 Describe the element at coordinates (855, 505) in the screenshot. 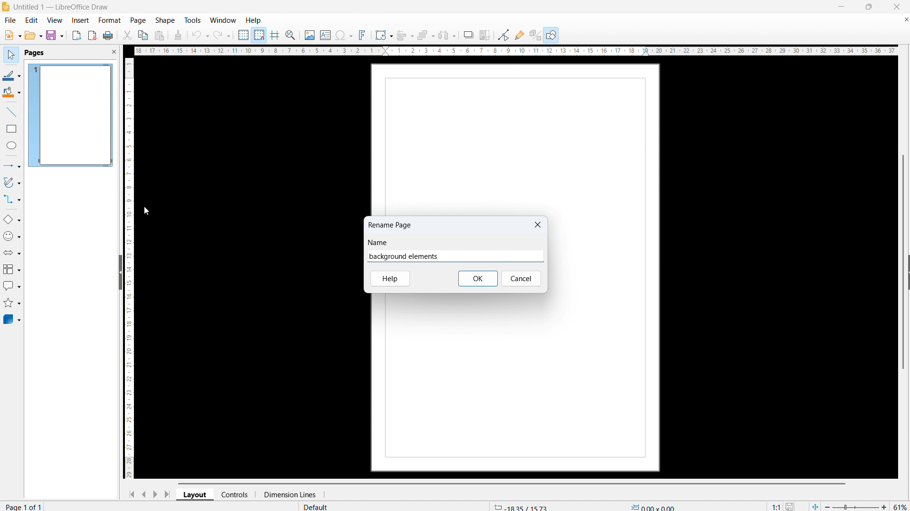

I see `zoom slider` at that location.